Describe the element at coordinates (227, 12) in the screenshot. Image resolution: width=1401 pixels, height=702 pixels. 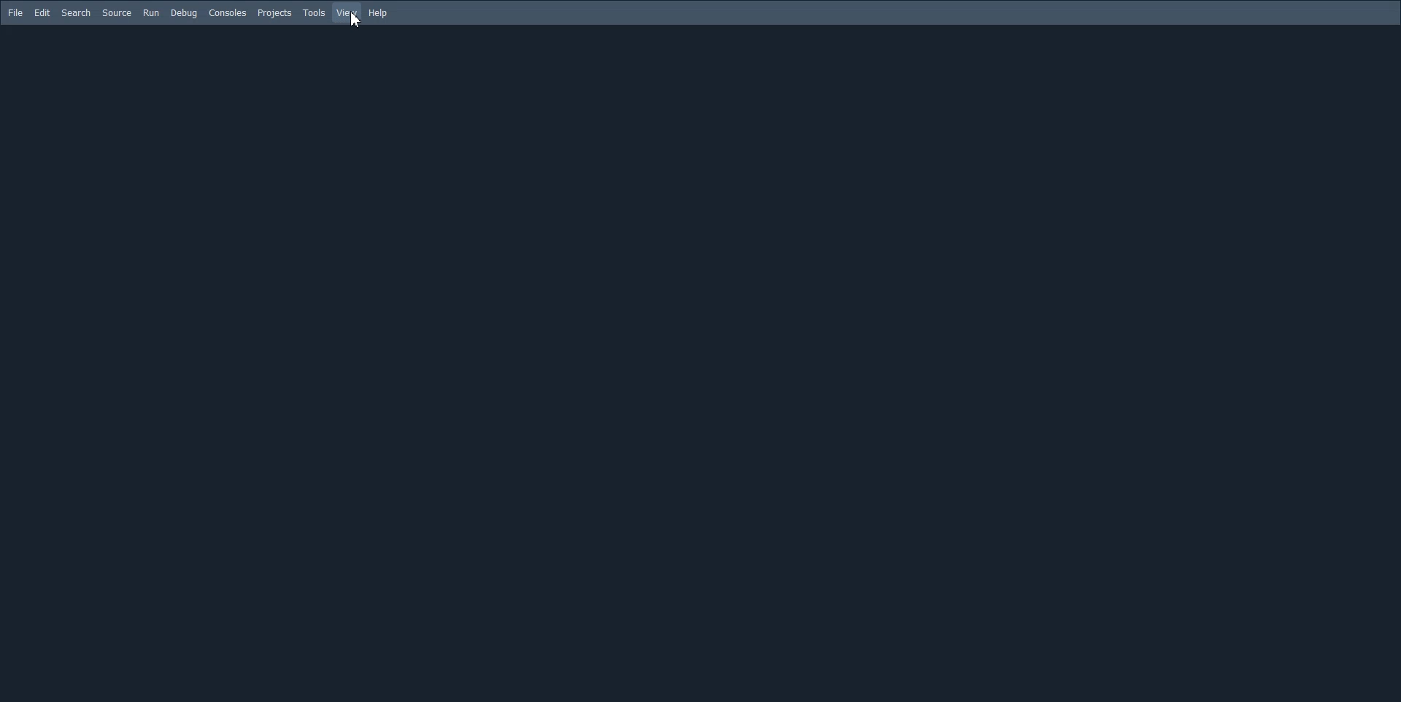
I see `Consoles` at that location.